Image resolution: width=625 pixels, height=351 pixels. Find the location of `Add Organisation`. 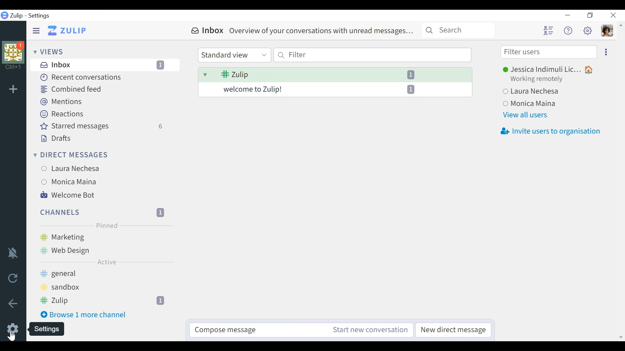

Add Organisation is located at coordinates (13, 88).